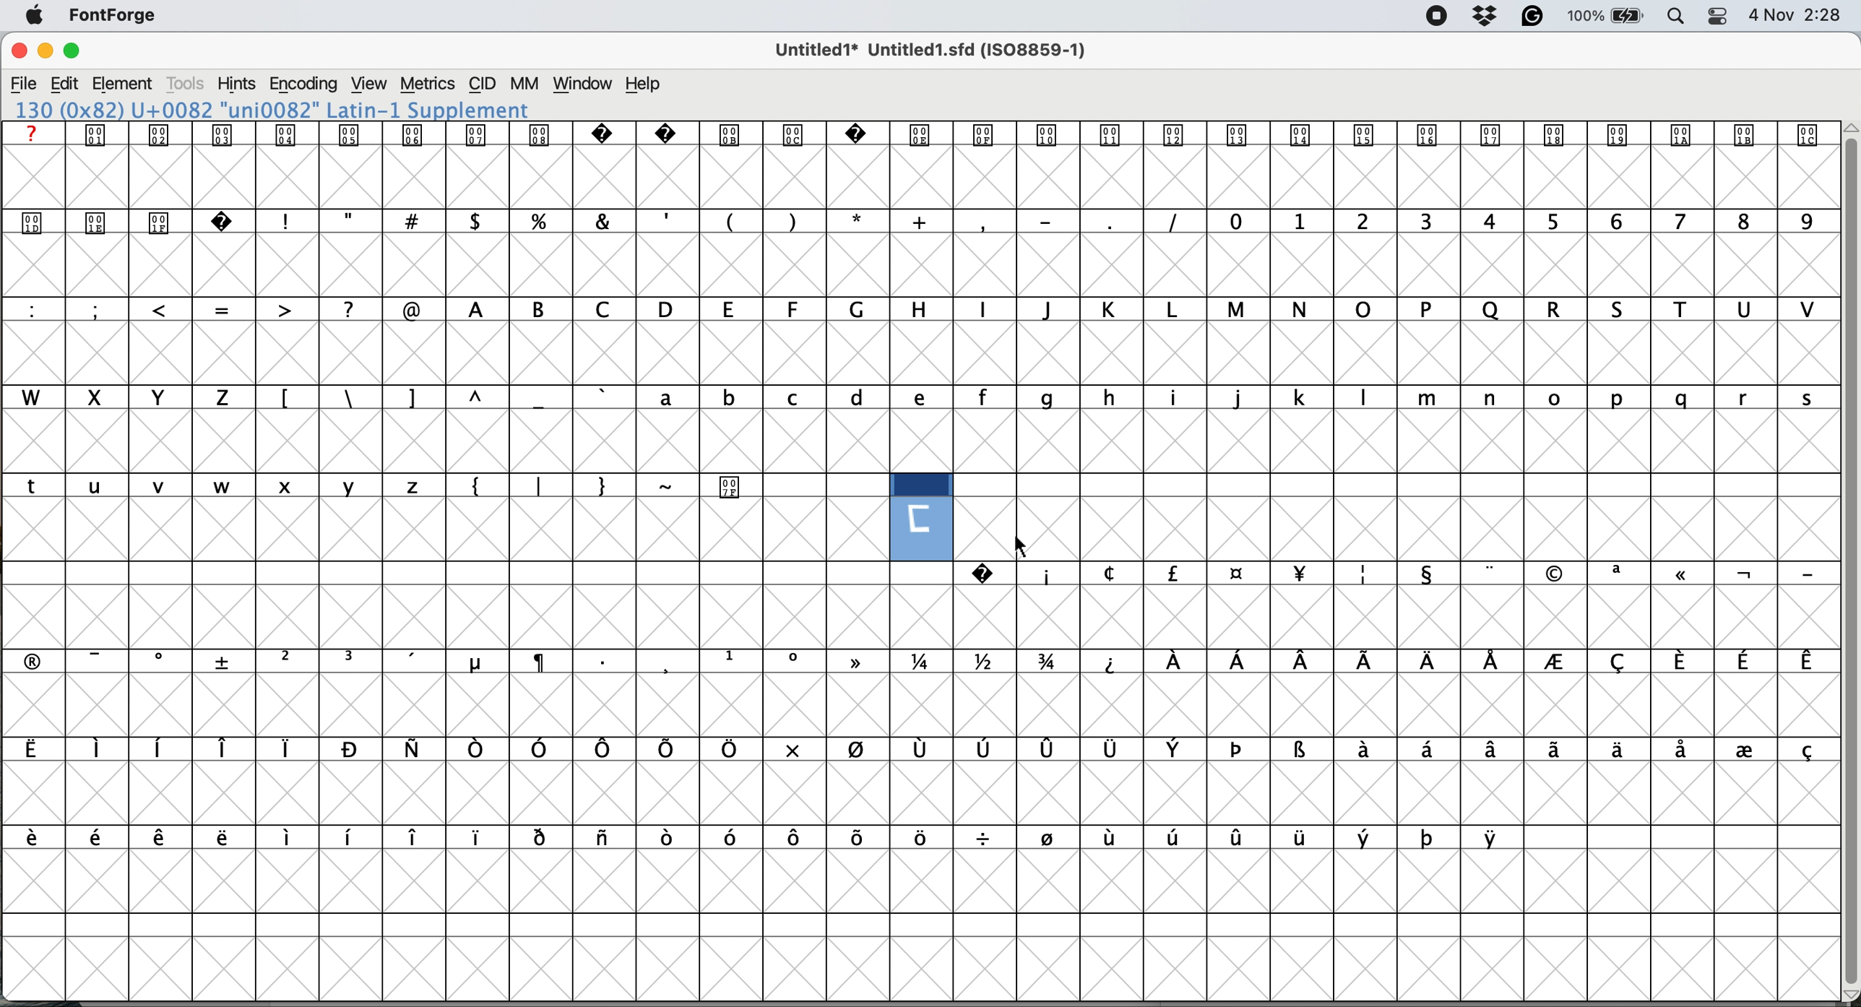  I want to click on minimise, so click(44, 51).